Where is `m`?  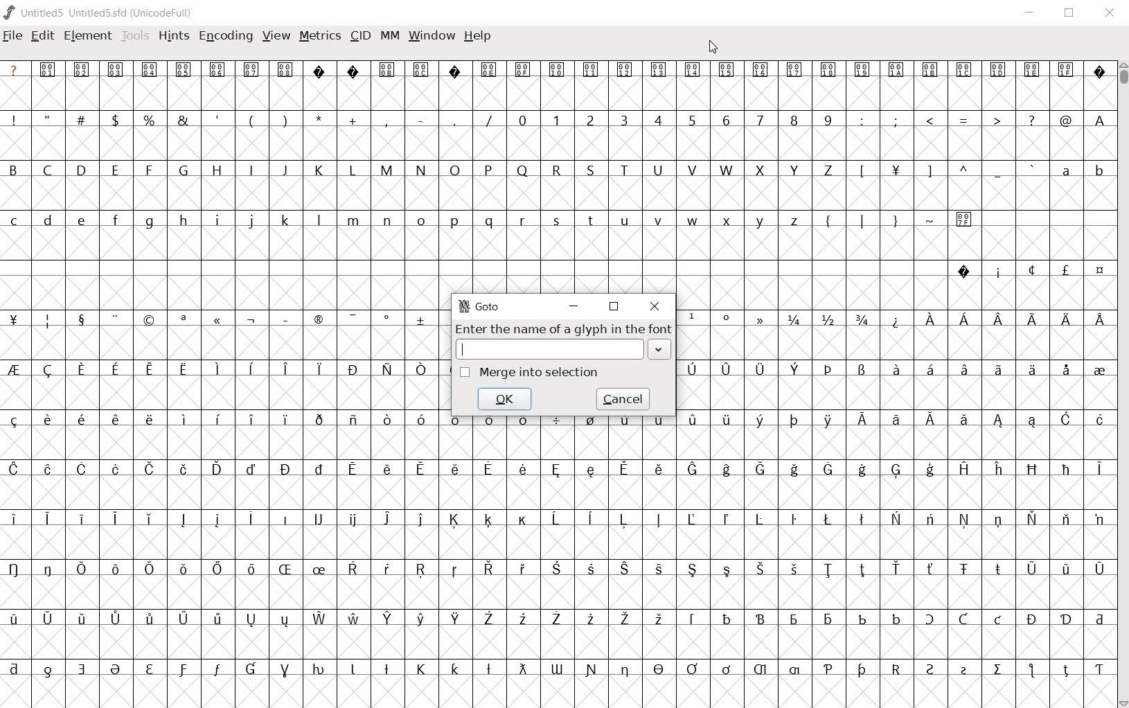
m is located at coordinates (353, 220).